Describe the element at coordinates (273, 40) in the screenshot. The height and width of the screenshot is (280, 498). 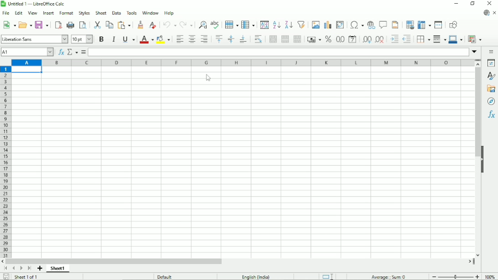
I see `Merge and center` at that location.